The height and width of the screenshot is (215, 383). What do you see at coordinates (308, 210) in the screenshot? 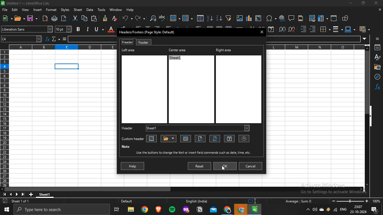
I see `show hidden icons` at bounding box center [308, 210].